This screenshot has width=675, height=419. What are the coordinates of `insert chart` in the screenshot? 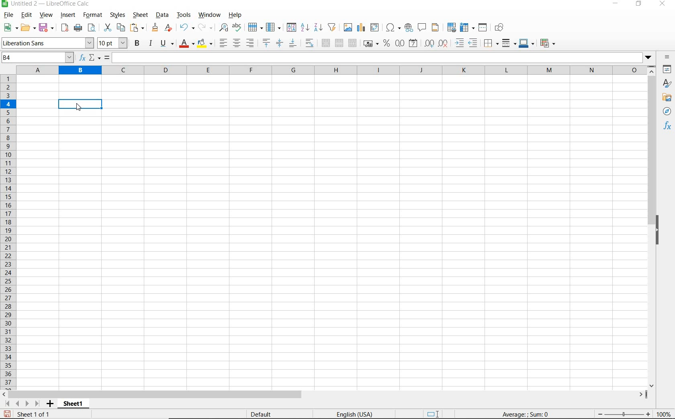 It's located at (361, 28).